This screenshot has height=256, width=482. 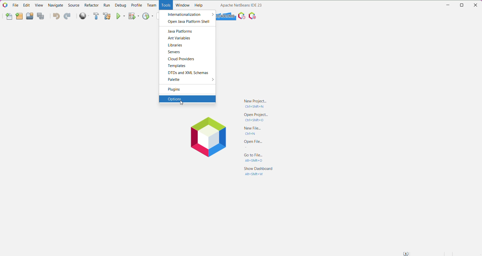 I want to click on Go to File, so click(x=255, y=158).